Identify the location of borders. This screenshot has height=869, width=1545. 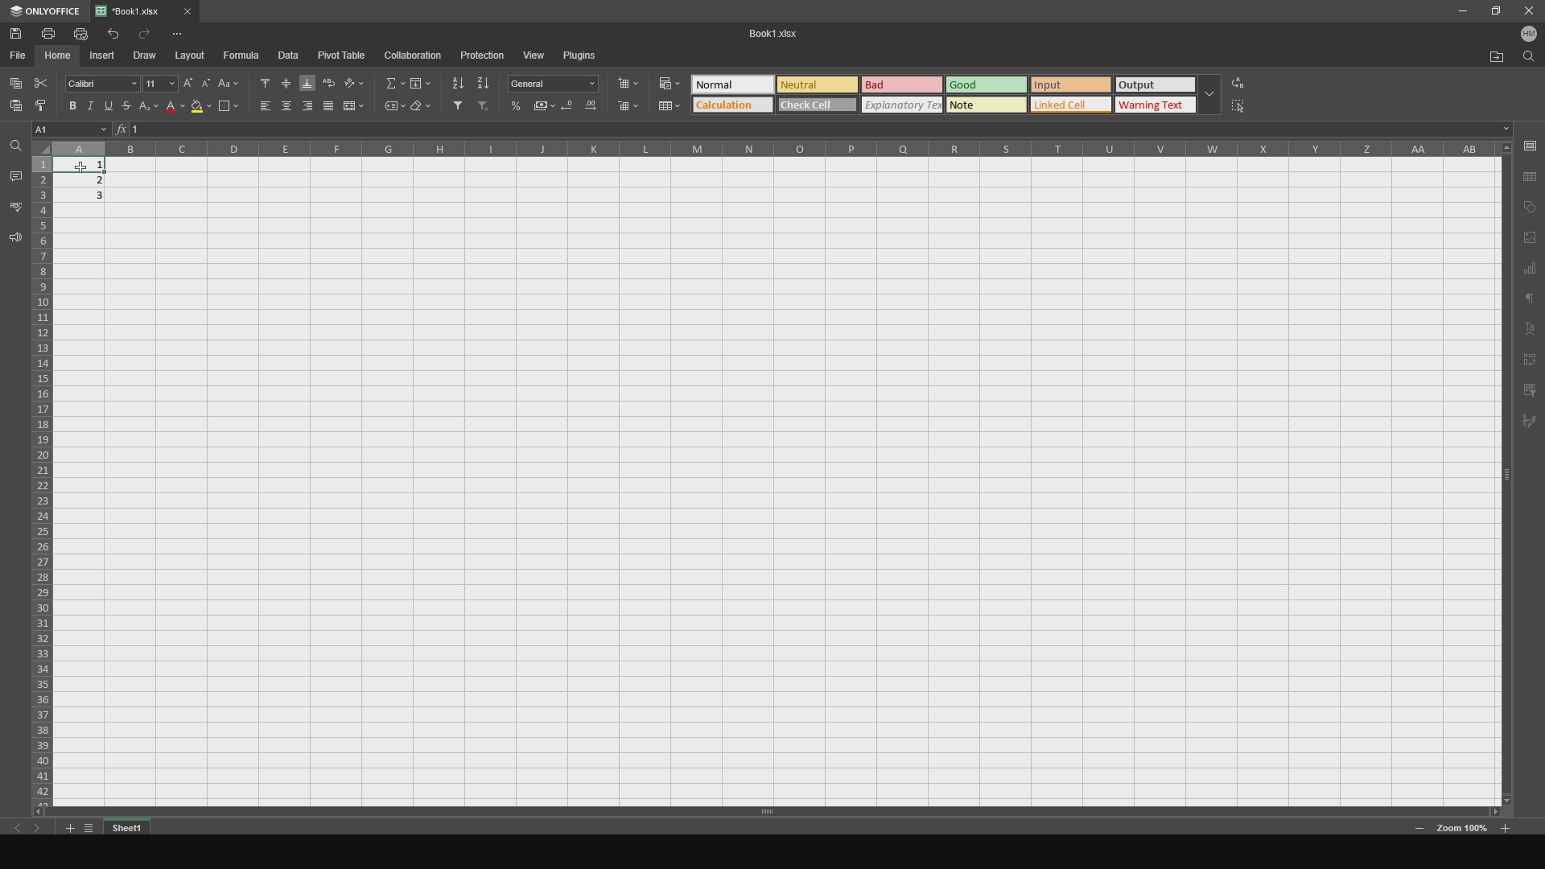
(228, 107).